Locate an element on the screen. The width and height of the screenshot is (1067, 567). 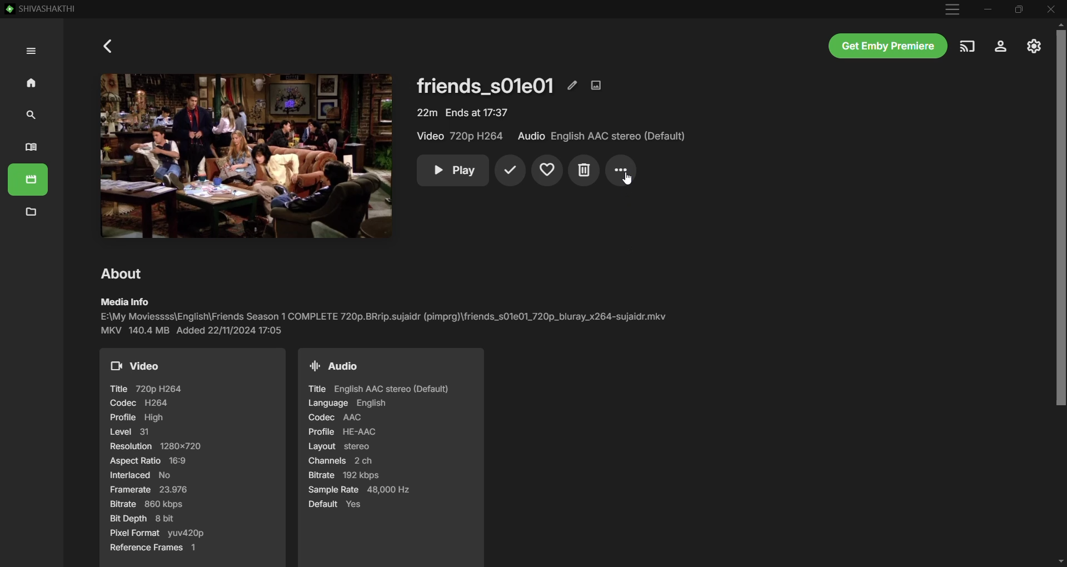
Video details is located at coordinates (193, 457).